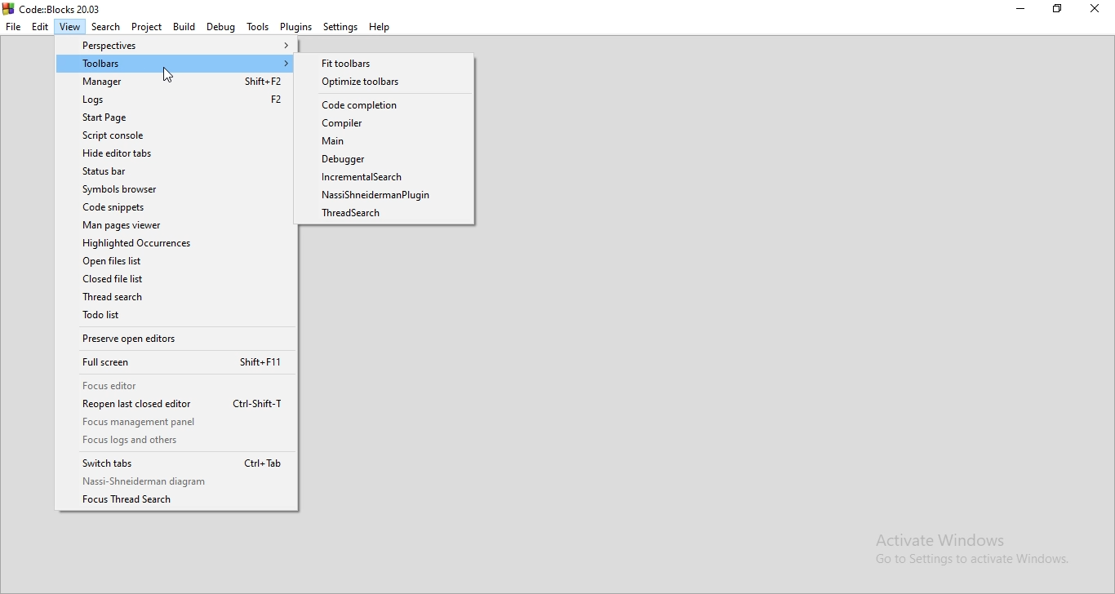 Image resolution: width=1115 pixels, height=594 pixels. What do you see at coordinates (176, 317) in the screenshot?
I see `Todo list` at bounding box center [176, 317].